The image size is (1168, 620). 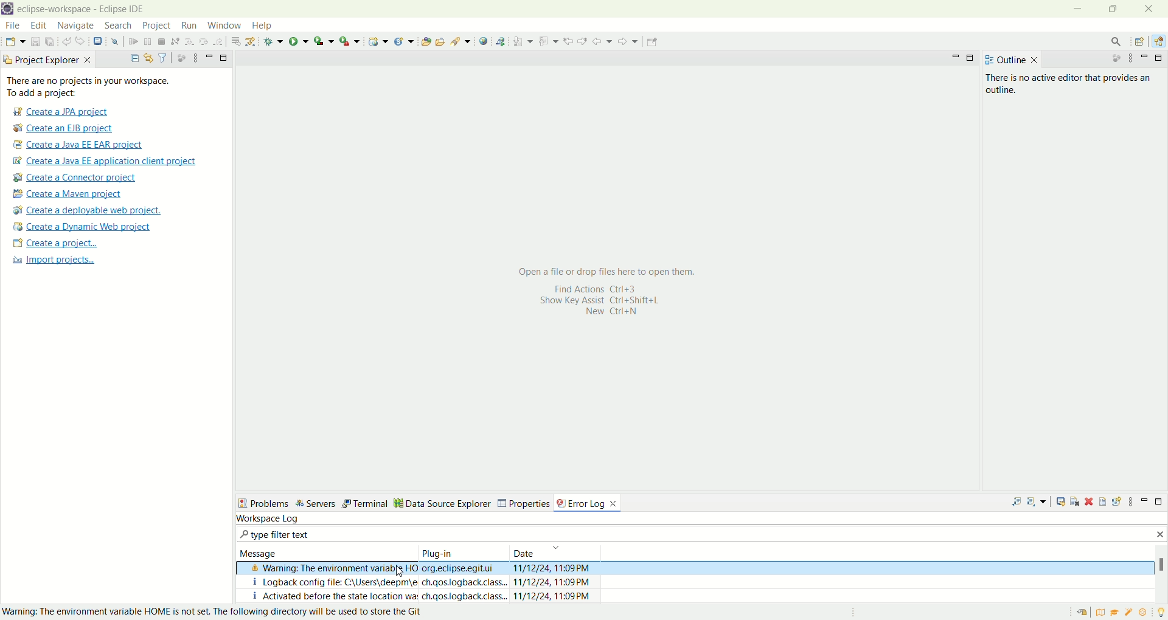 I want to click on plug-in, so click(x=462, y=552).